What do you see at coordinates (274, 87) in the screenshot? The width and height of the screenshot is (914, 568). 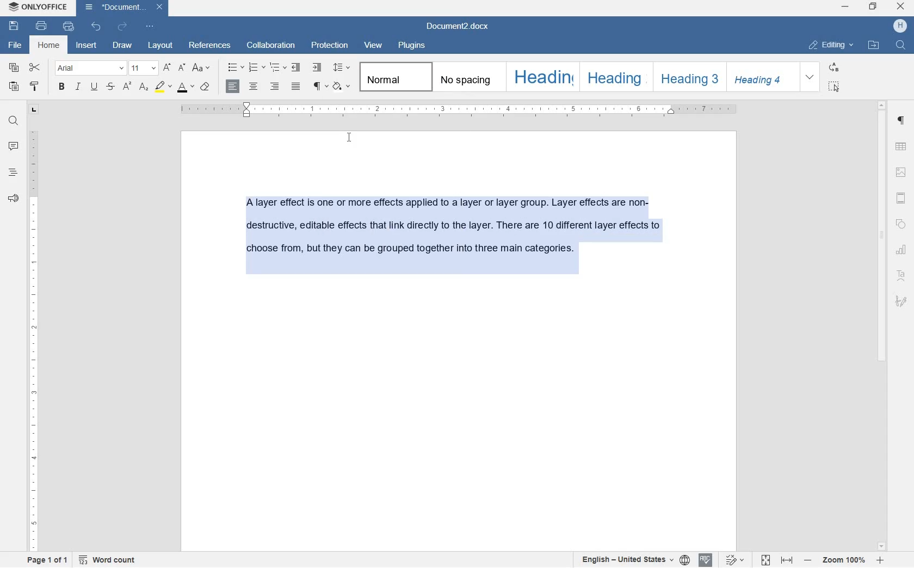 I see `align right` at bounding box center [274, 87].